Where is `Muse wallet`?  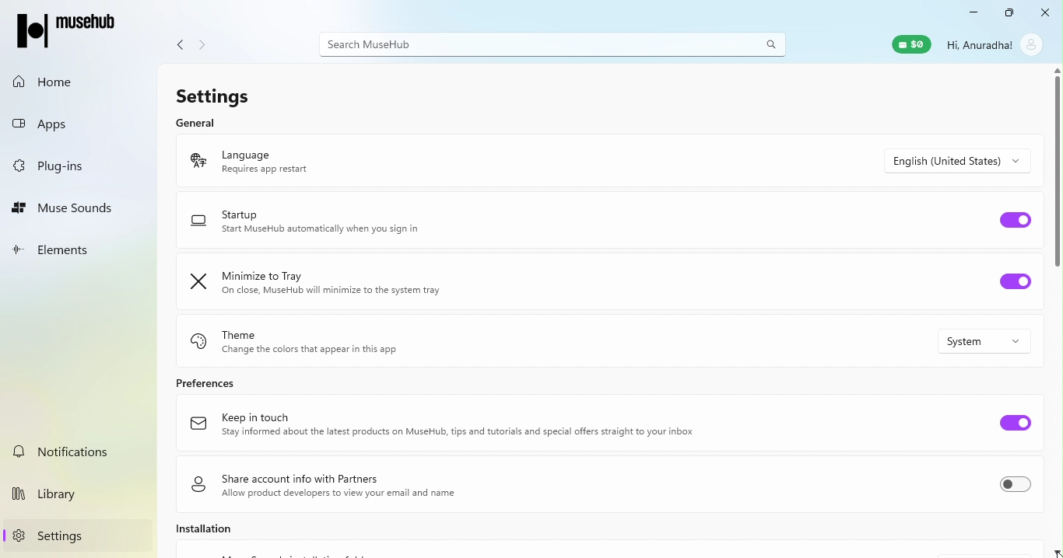
Muse wallet is located at coordinates (909, 44).